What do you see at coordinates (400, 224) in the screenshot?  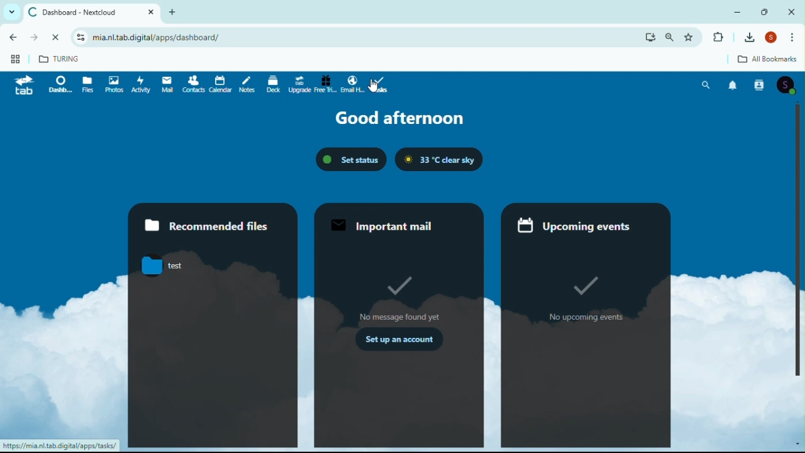 I see `Important mail` at bounding box center [400, 224].